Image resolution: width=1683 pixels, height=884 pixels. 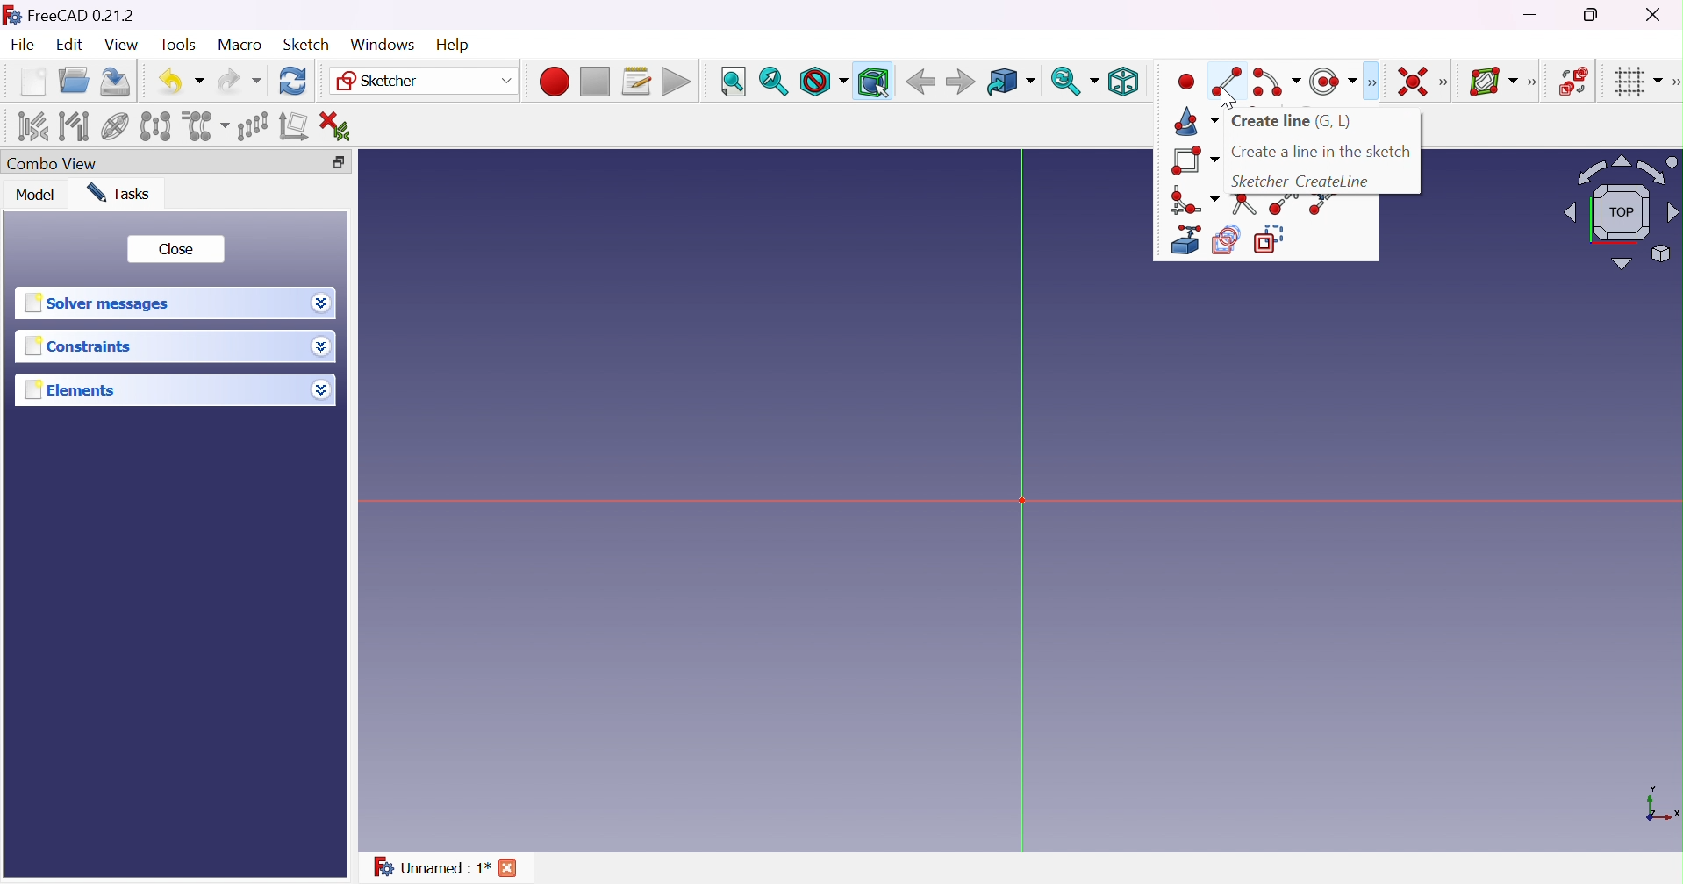 What do you see at coordinates (1227, 75) in the screenshot?
I see `create line` at bounding box center [1227, 75].